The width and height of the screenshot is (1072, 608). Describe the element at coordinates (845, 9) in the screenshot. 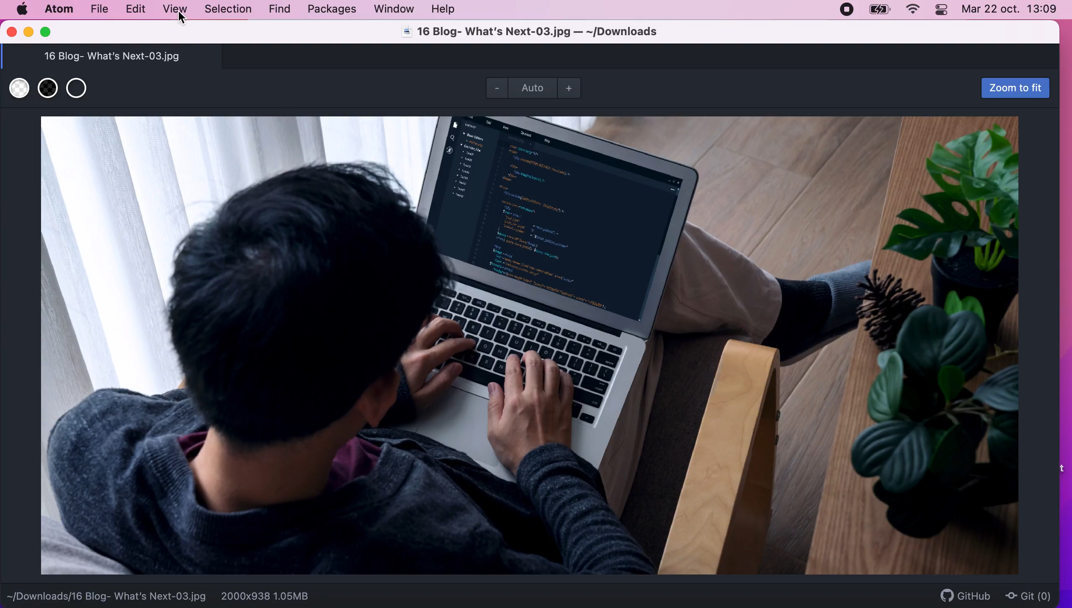

I see `recording stopped` at that location.